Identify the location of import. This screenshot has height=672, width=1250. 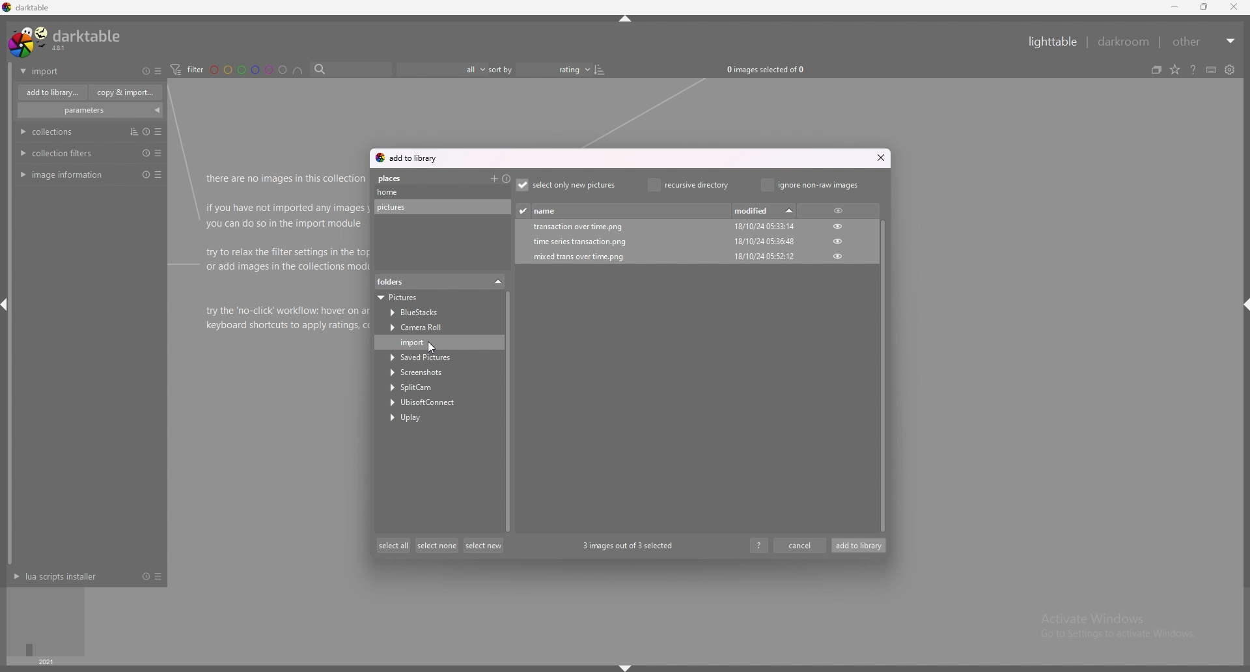
(64, 71).